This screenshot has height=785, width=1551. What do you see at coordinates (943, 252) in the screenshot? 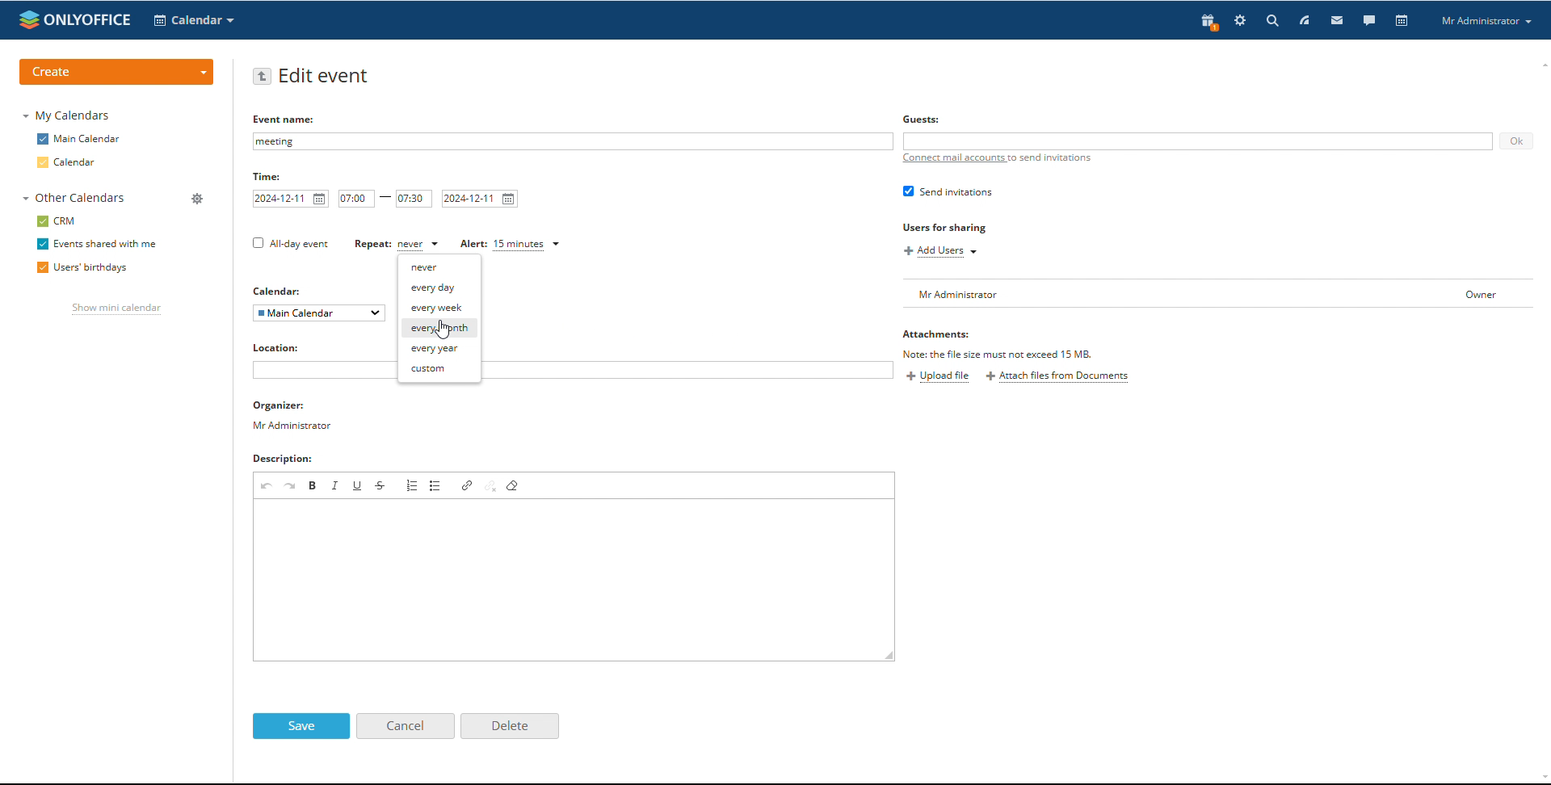
I see `add users` at bounding box center [943, 252].